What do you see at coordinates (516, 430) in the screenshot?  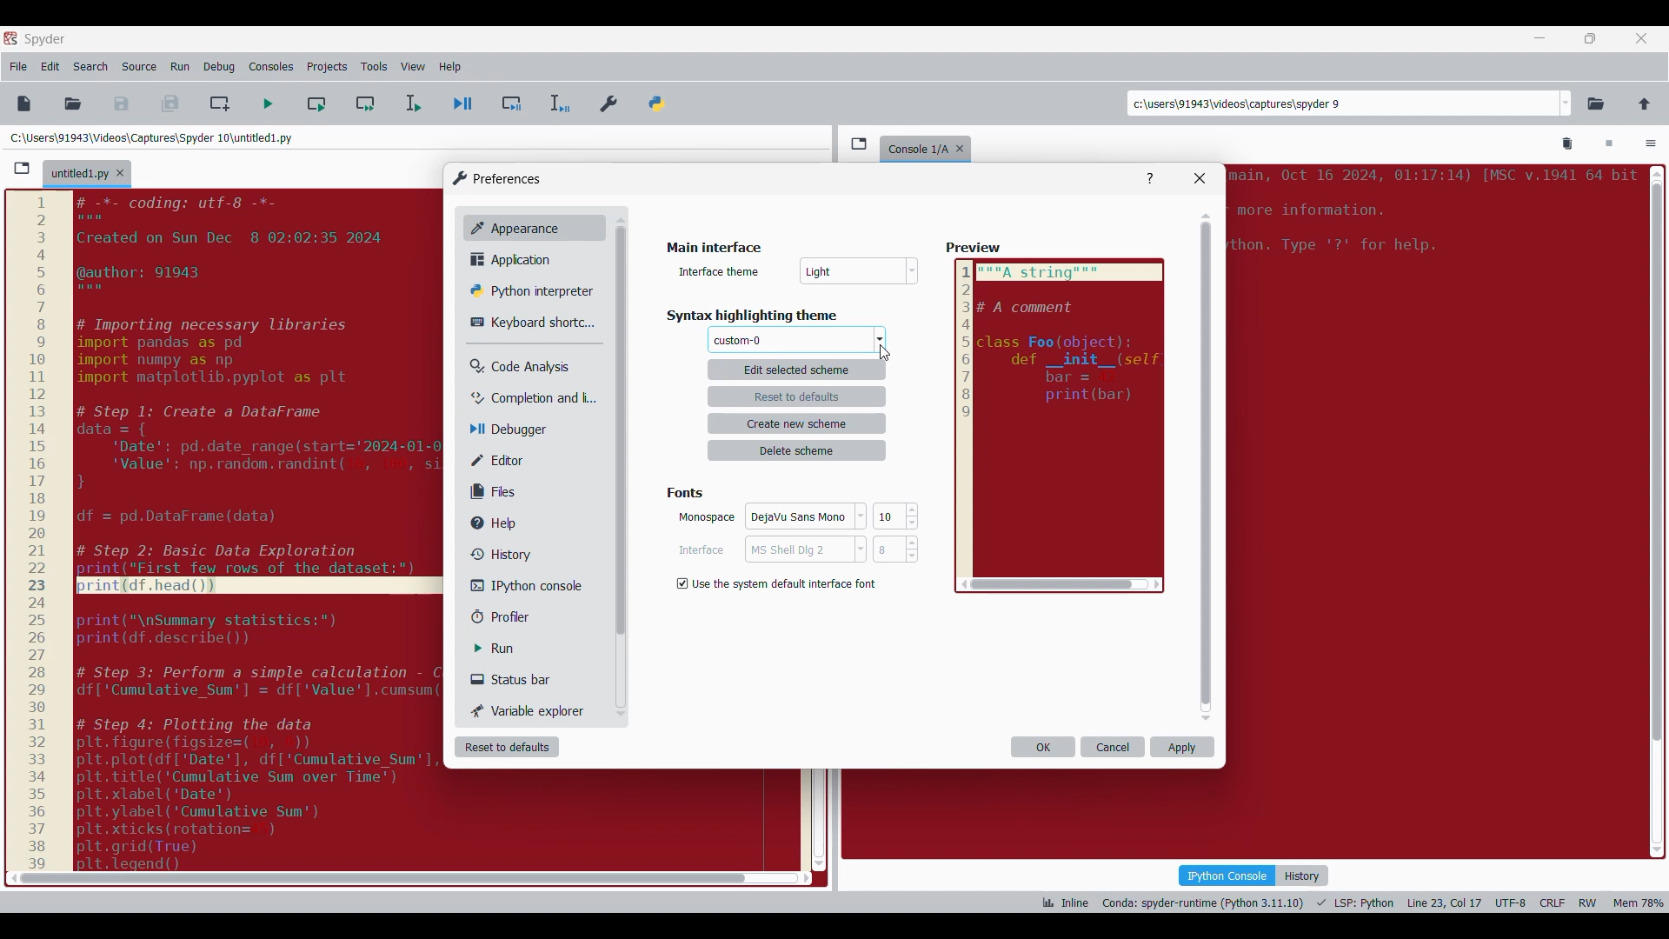 I see `Debugger` at bounding box center [516, 430].